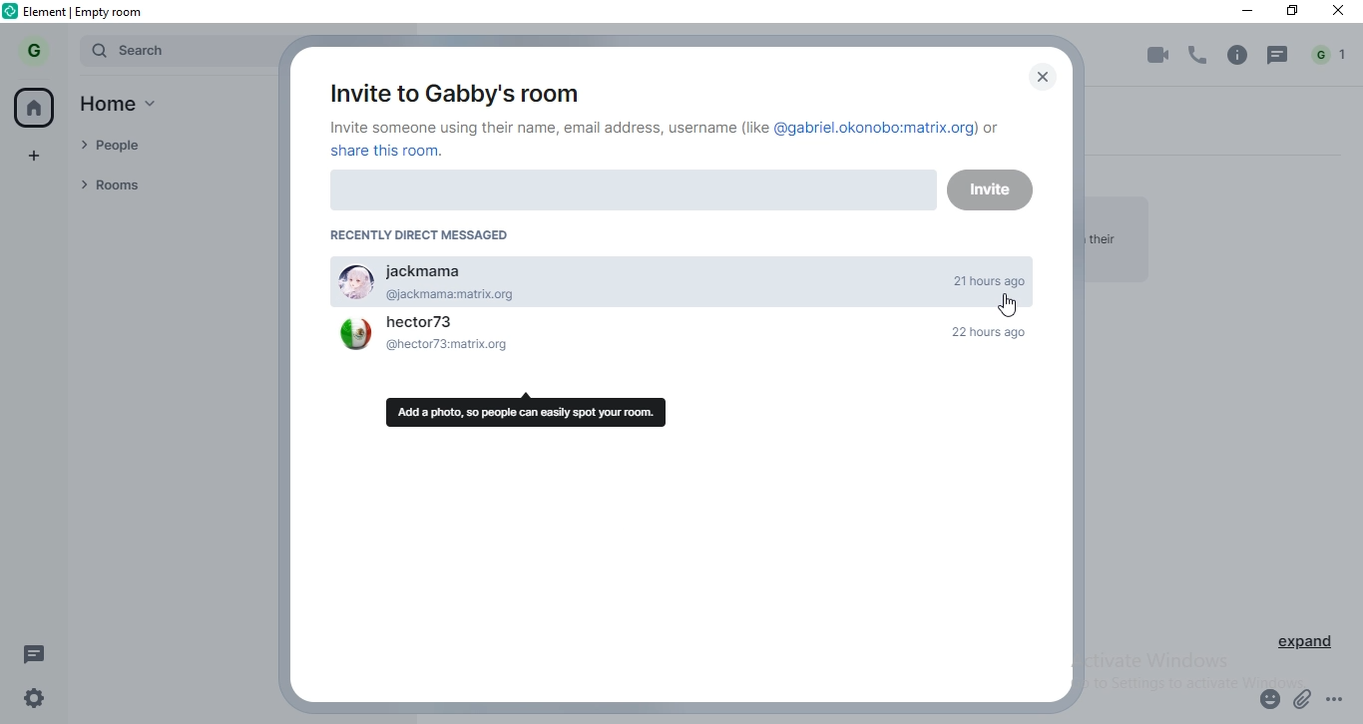 Image resolution: width=1363 pixels, height=724 pixels. Describe the element at coordinates (669, 140) in the screenshot. I see `text 1` at that location.